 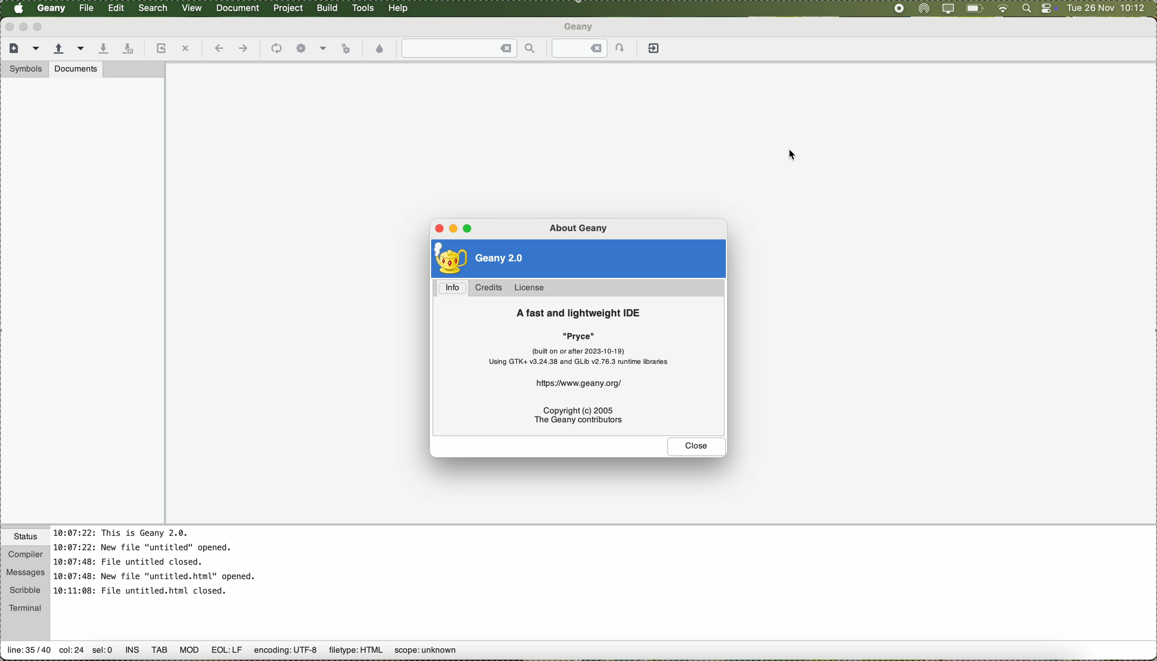 What do you see at coordinates (276, 49) in the screenshot?
I see `compile the current file` at bounding box center [276, 49].